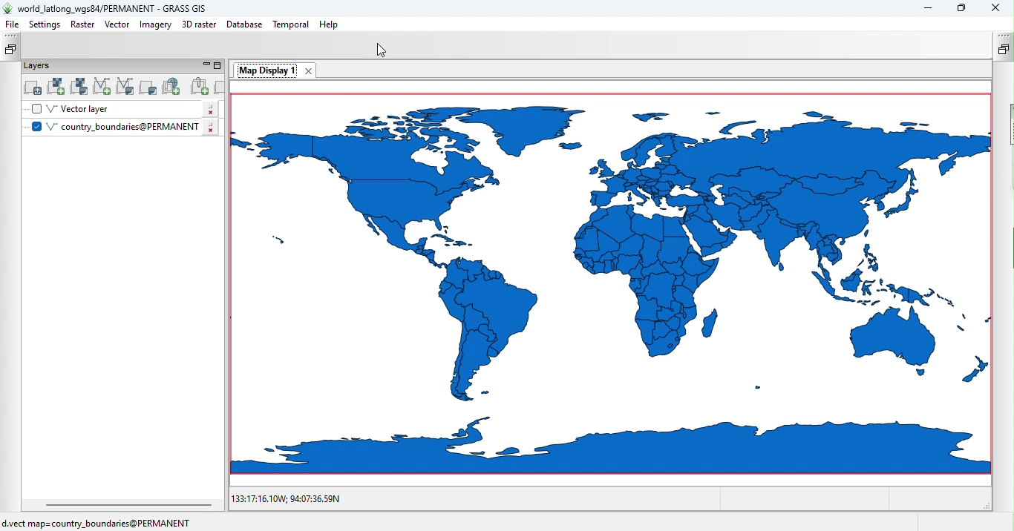  I want to click on Cursor, so click(377, 50).